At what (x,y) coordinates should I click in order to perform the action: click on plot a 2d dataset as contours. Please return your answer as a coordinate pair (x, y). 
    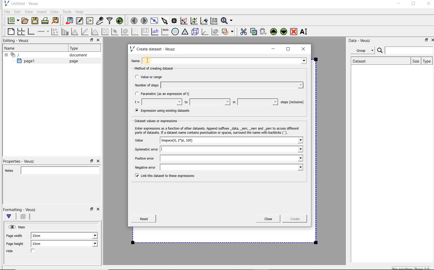
    Looking at the image, I should click on (125, 32).